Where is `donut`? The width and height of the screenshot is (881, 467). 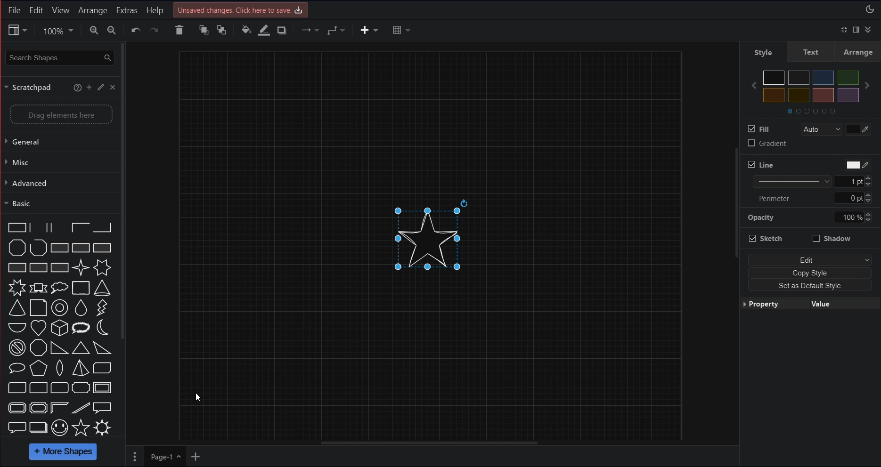
donut is located at coordinates (60, 308).